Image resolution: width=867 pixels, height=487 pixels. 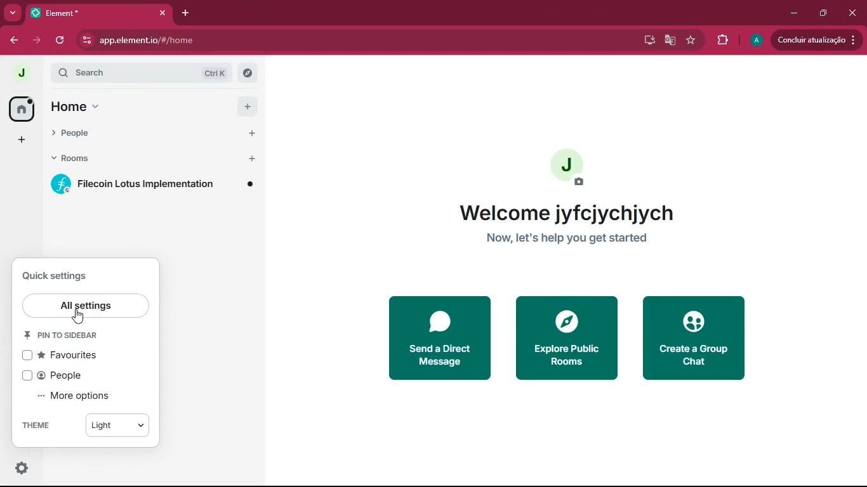 What do you see at coordinates (39, 41) in the screenshot?
I see `forward` at bounding box center [39, 41].